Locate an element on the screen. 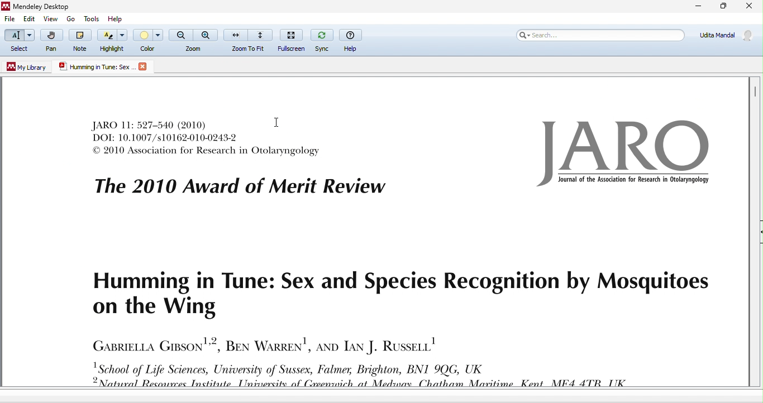  help is located at coordinates (353, 41).